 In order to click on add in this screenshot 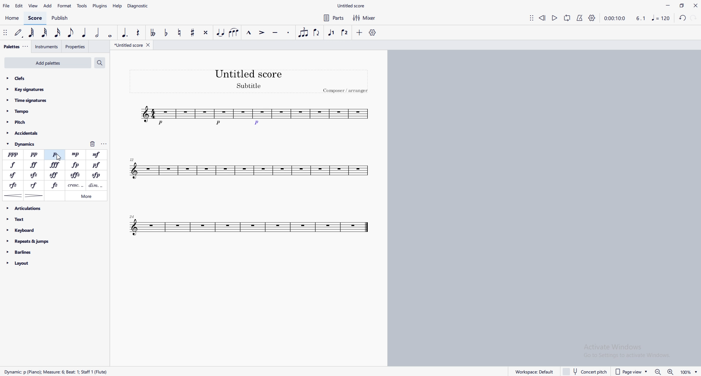, I will do `click(359, 33)`.